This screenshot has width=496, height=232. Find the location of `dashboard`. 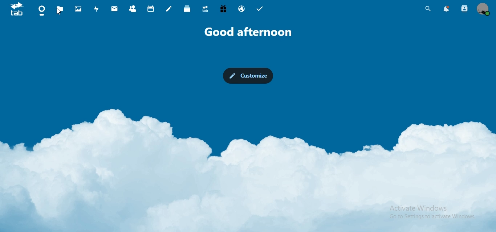

dashboard is located at coordinates (41, 11).